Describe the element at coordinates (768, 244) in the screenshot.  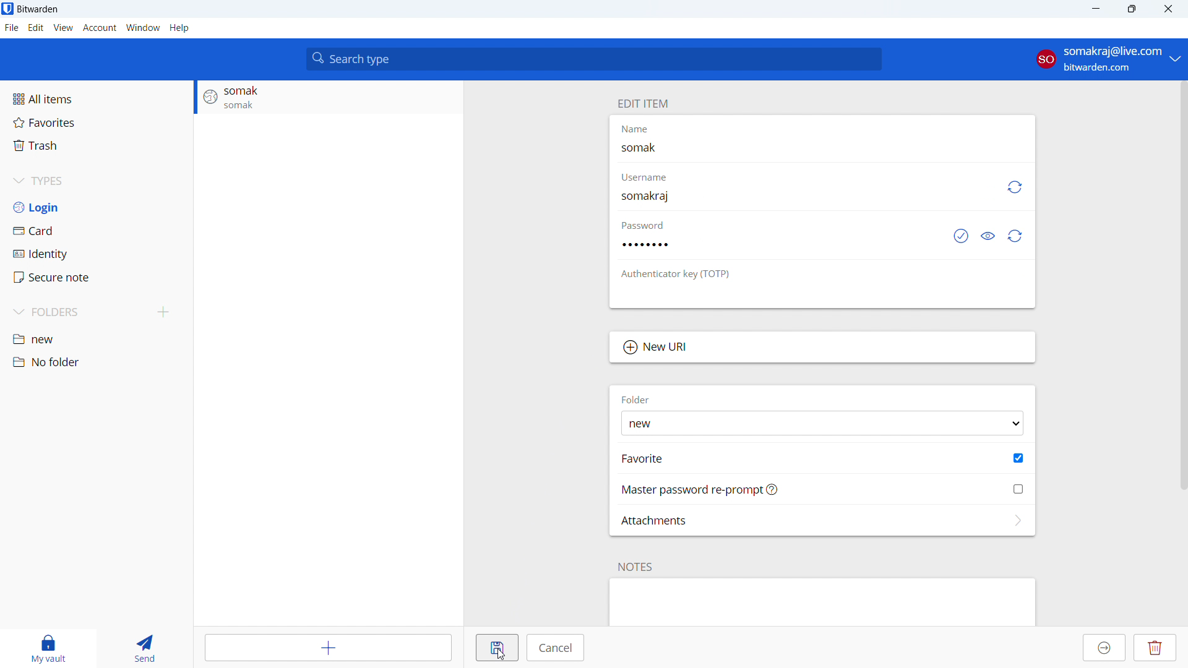
I see `edit password` at that location.